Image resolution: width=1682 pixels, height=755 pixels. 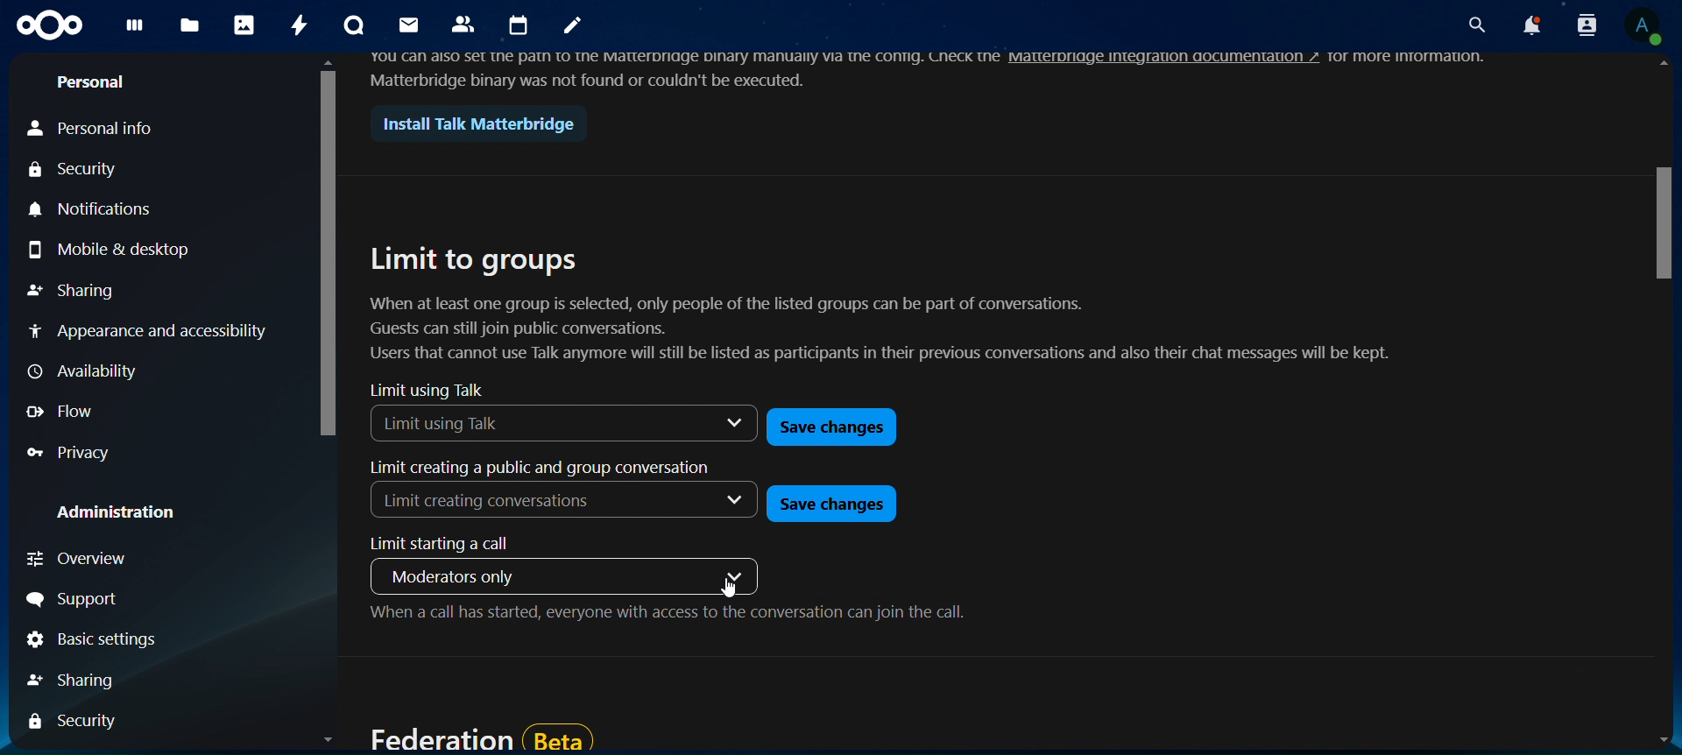 What do you see at coordinates (52, 25) in the screenshot?
I see `icon` at bounding box center [52, 25].